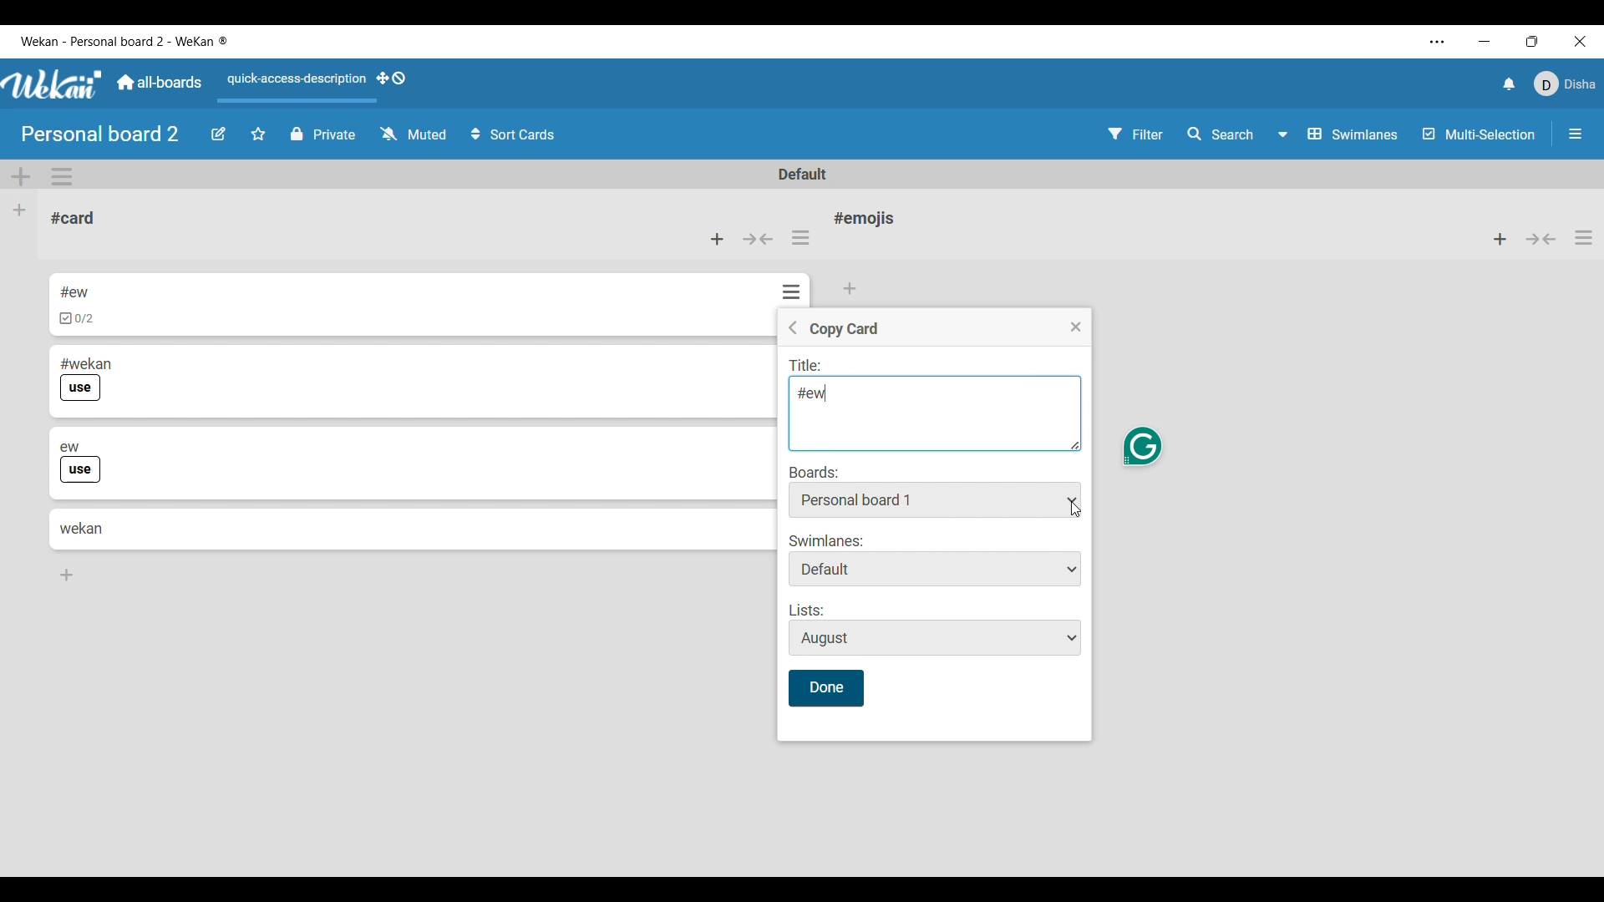 The width and height of the screenshot is (1604, 902). Describe the element at coordinates (854, 286) in the screenshot. I see `Add` at that location.